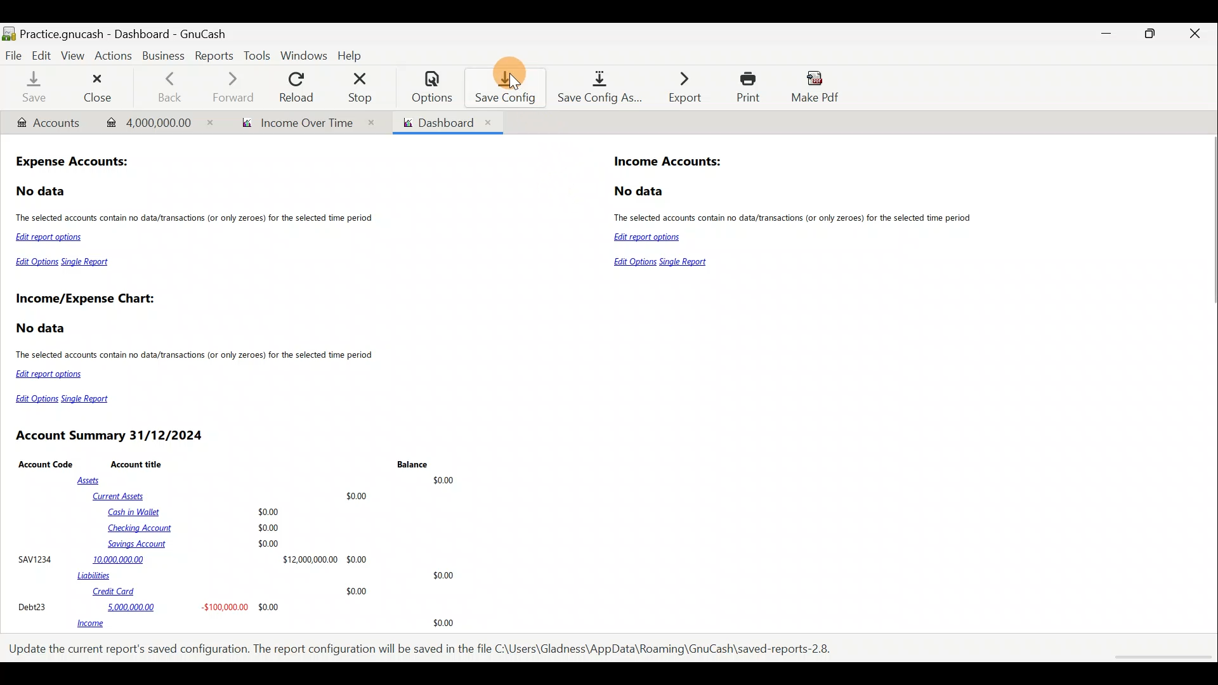  I want to click on Save config as, so click(596, 88).